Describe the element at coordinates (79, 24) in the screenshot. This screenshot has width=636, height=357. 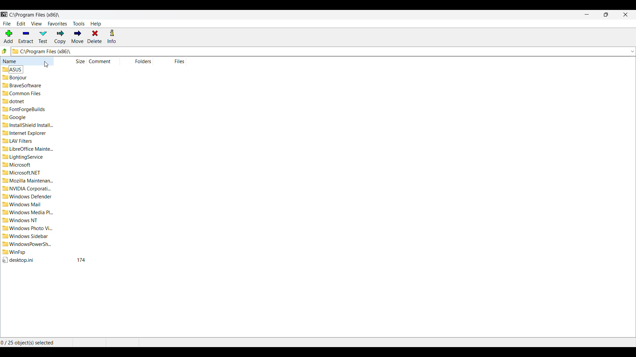
I see `Tools menu` at that location.